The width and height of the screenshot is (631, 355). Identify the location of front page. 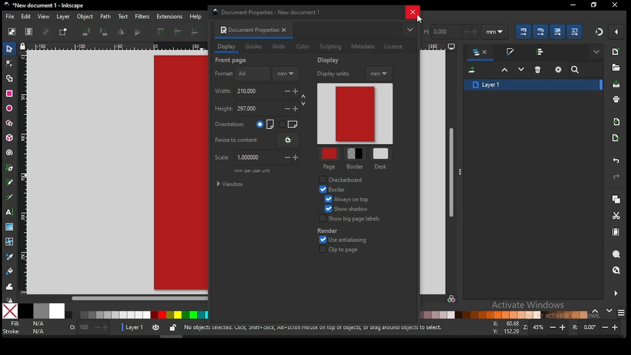
(232, 60).